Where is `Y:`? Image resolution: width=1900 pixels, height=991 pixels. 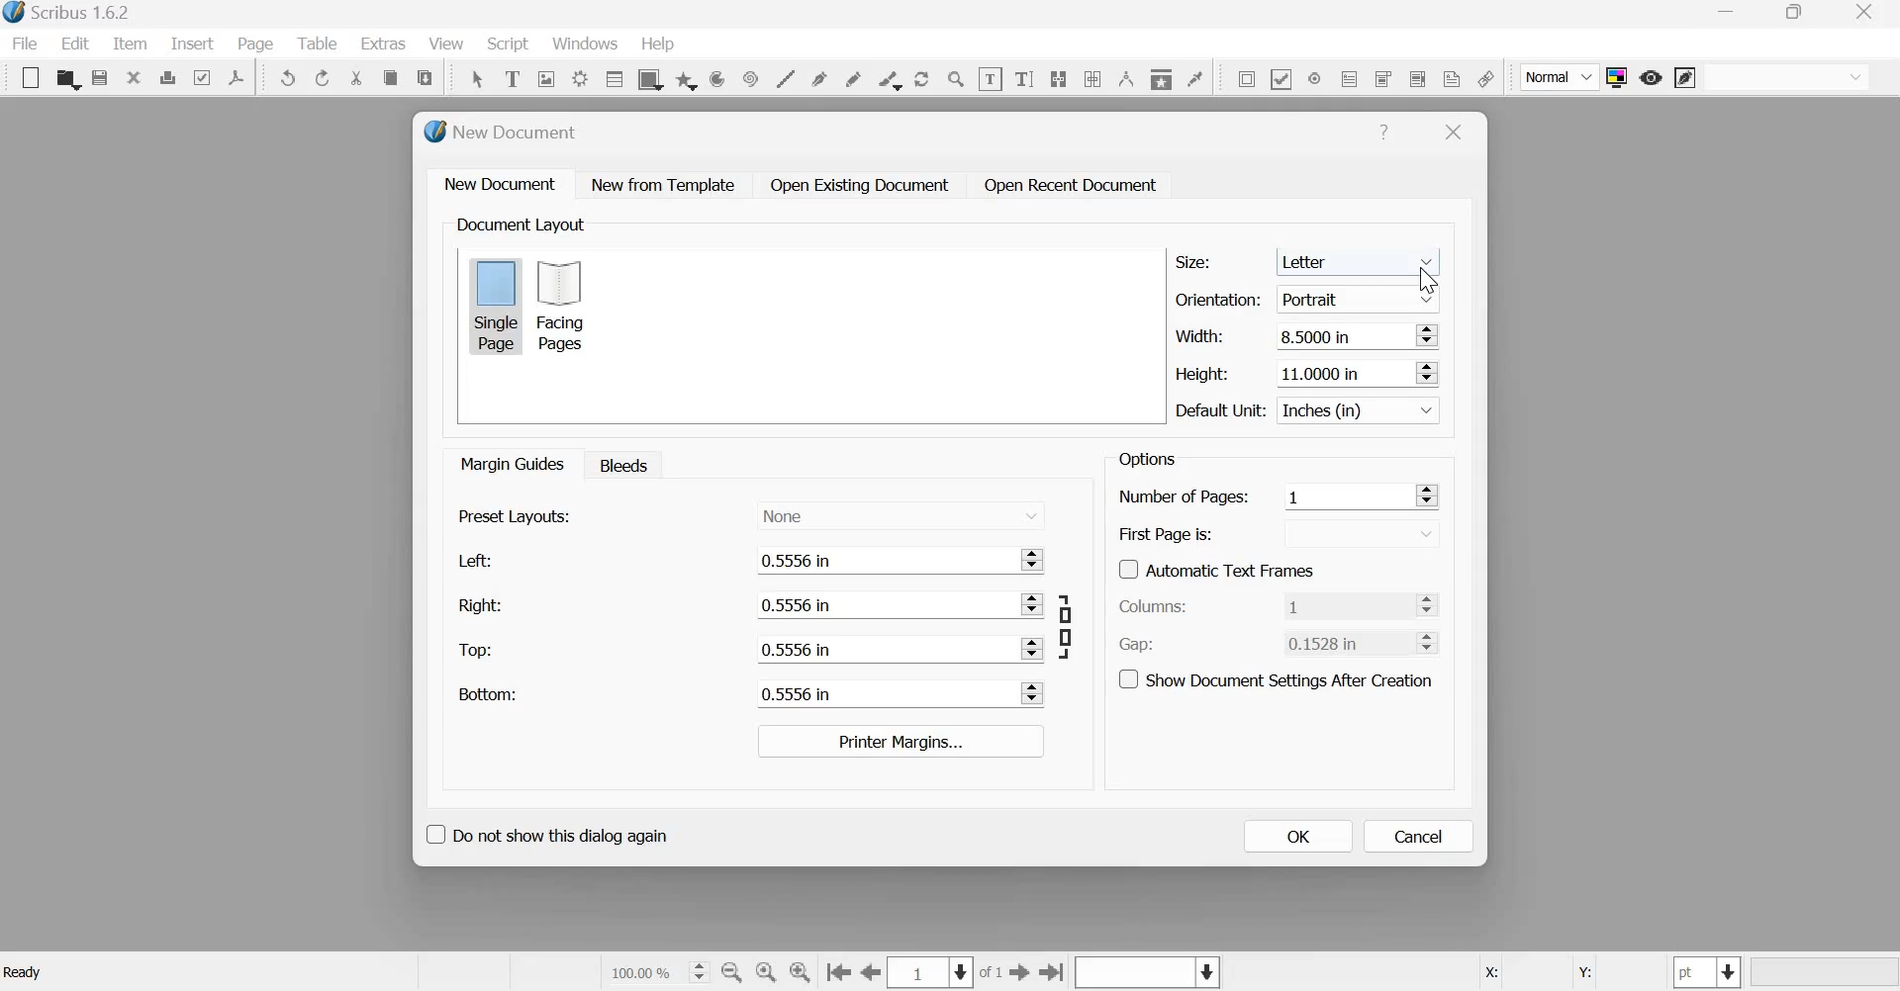 Y: is located at coordinates (1581, 973).